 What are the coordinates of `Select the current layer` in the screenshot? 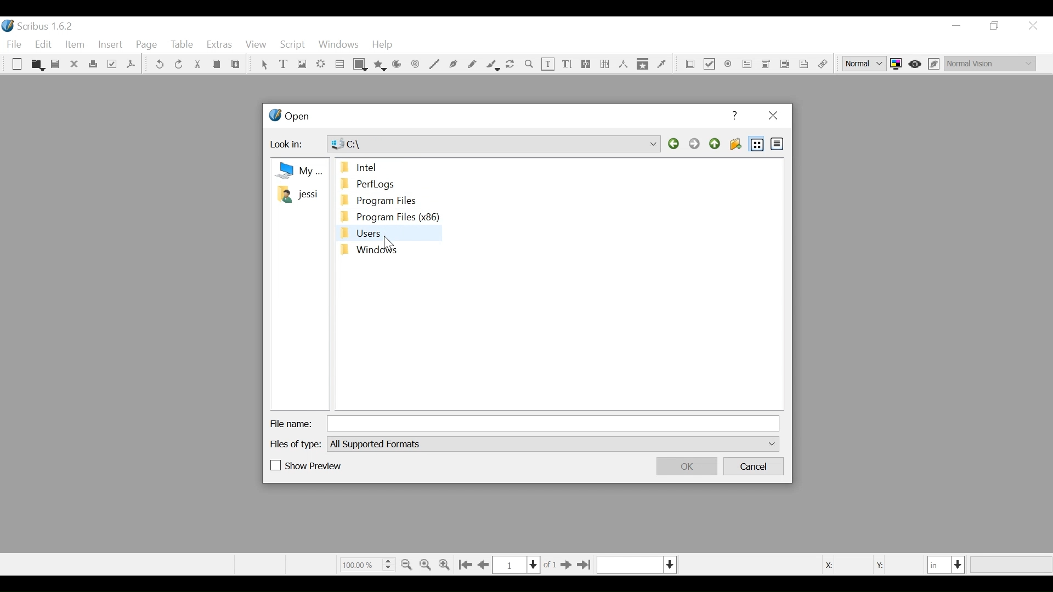 It's located at (637, 565).